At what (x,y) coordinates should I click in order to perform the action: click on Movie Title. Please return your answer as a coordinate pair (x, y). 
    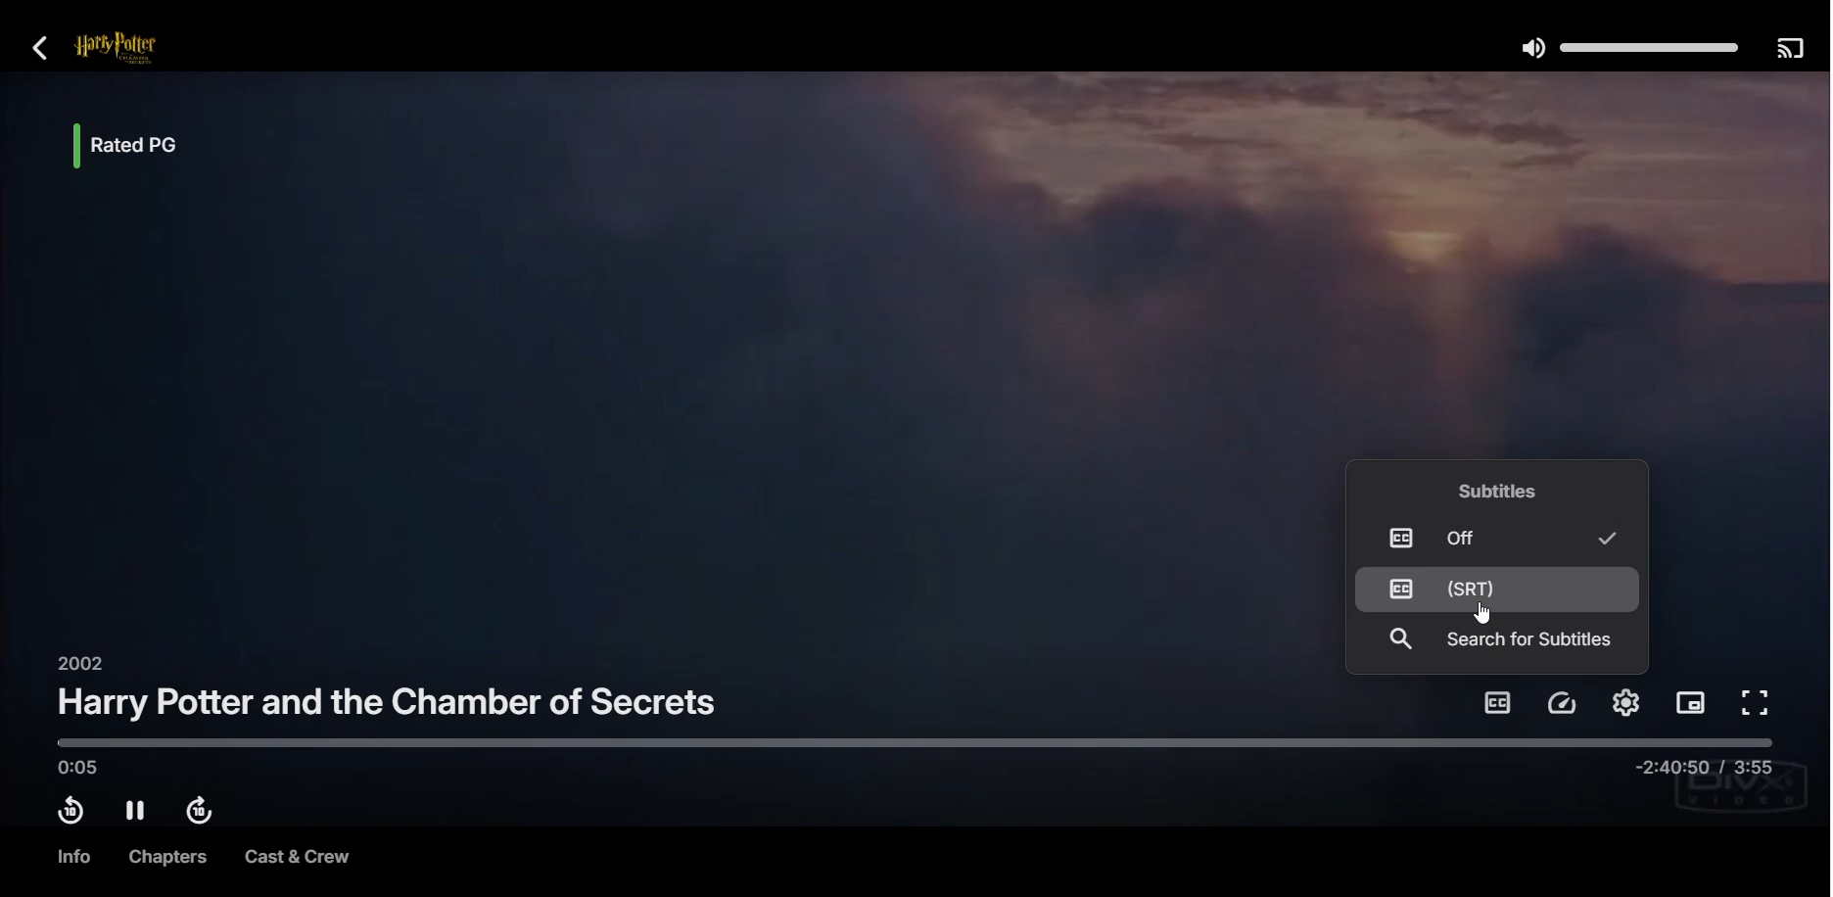
    Looking at the image, I should click on (390, 702).